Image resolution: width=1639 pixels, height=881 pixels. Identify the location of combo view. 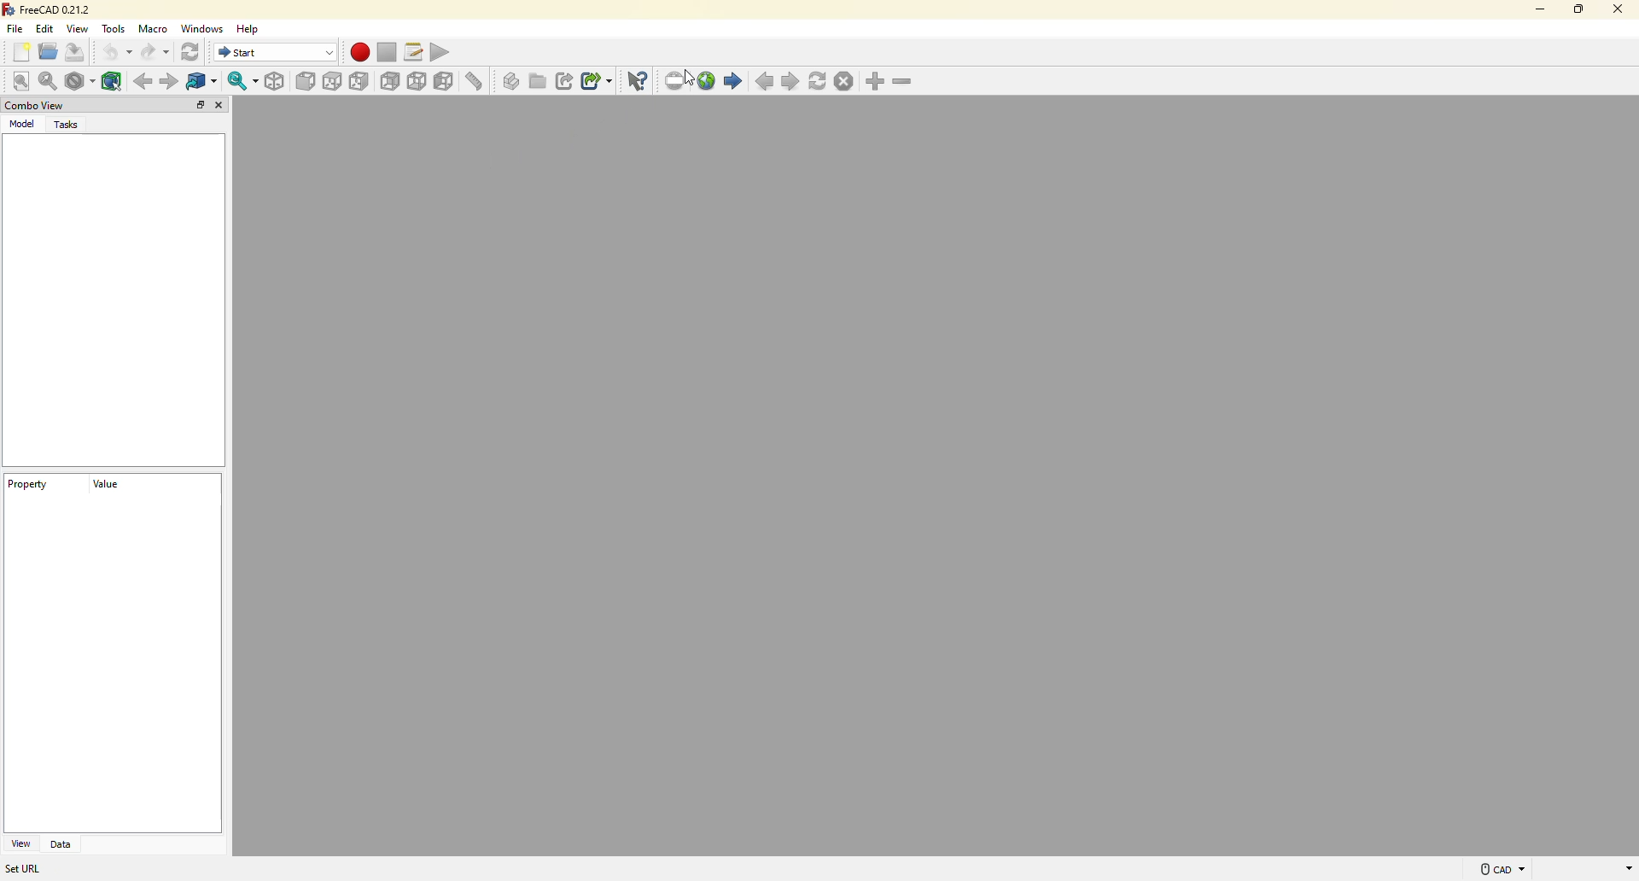
(34, 106).